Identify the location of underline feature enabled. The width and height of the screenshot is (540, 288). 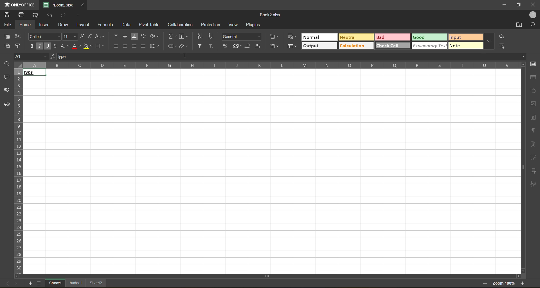
(47, 46).